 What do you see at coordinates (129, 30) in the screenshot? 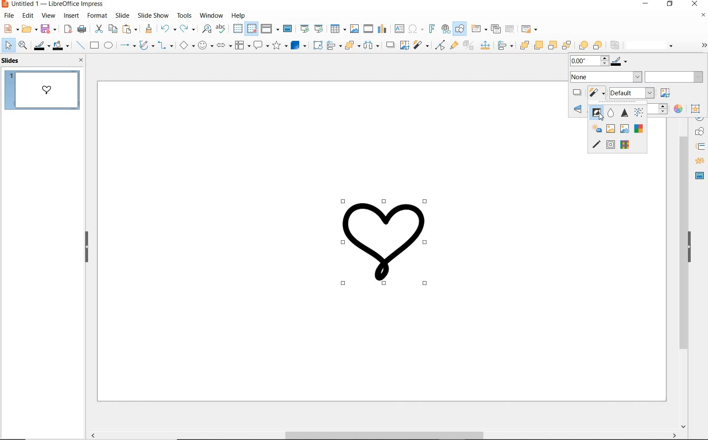
I see `paste` at bounding box center [129, 30].